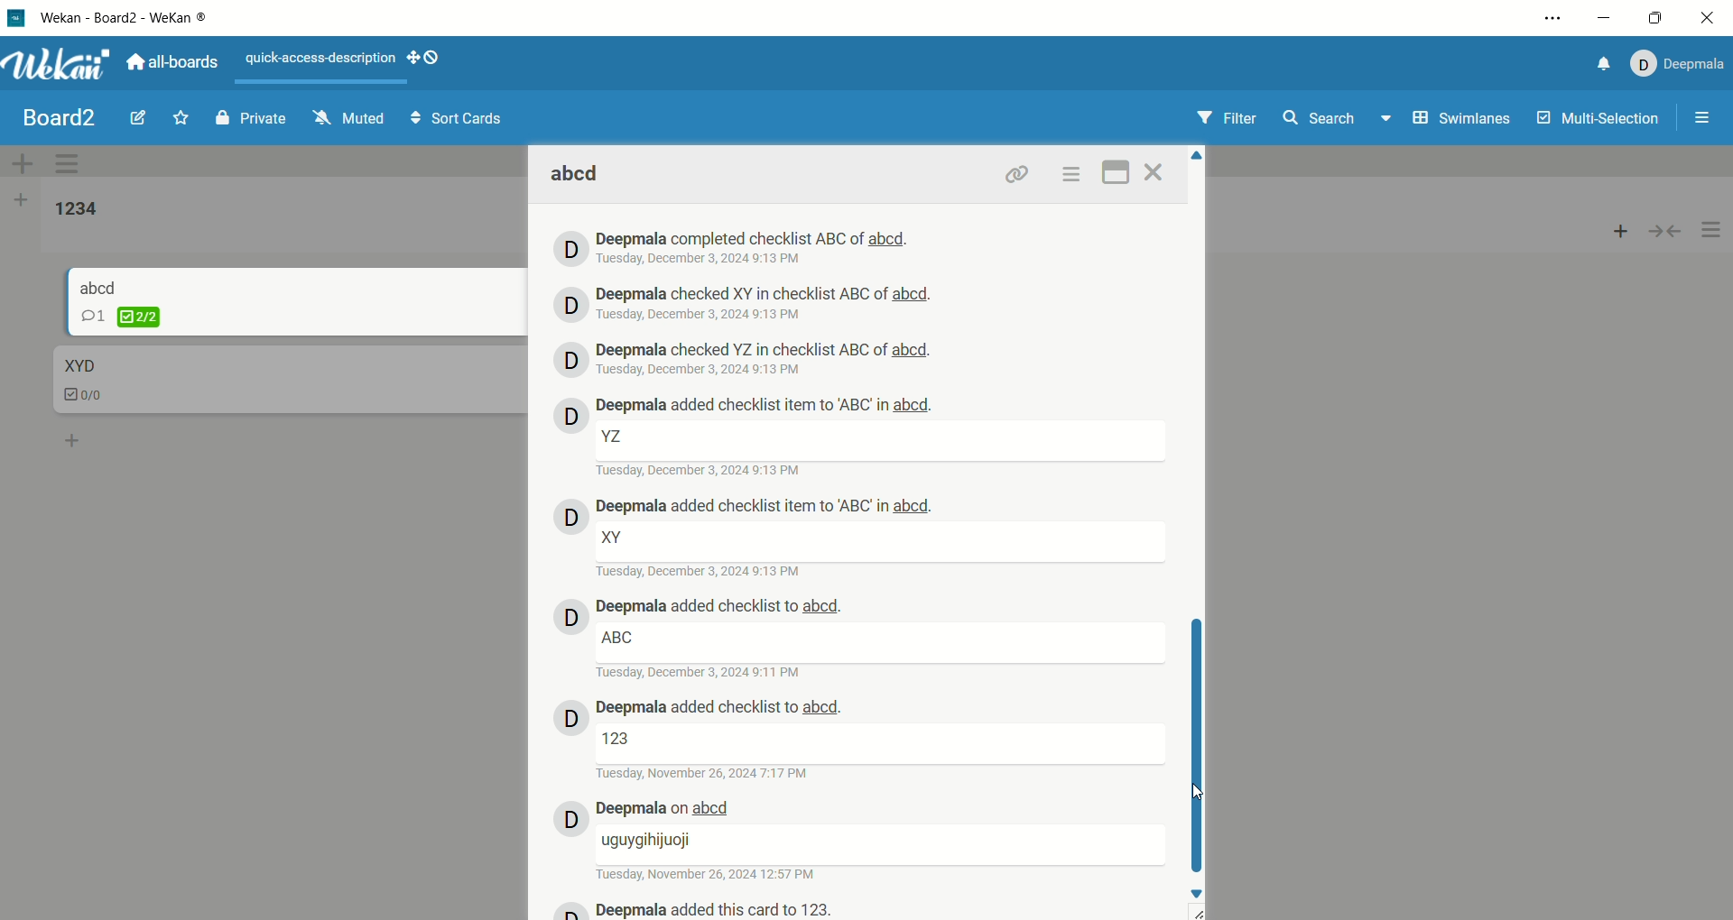 The width and height of the screenshot is (1733, 920). I want to click on date and time, so click(704, 259).